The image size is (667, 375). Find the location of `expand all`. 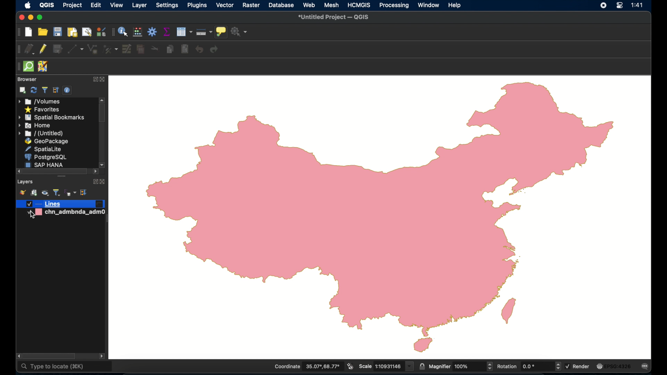

expand all is located at coordinates (84, 192).